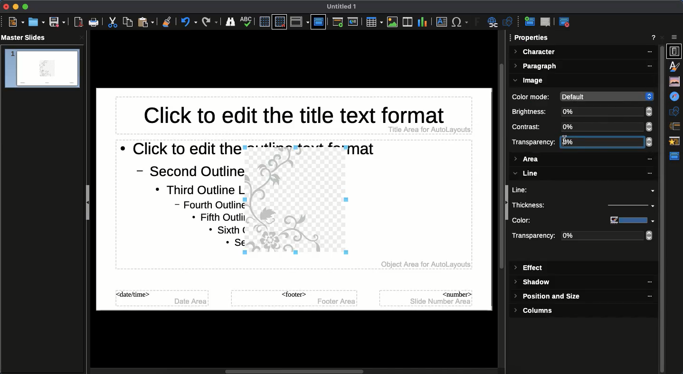 This screenshot has width=683, height=374. Describe the element at coordinates (90, 204) in the screenshot. I see `Collapse` at that location.